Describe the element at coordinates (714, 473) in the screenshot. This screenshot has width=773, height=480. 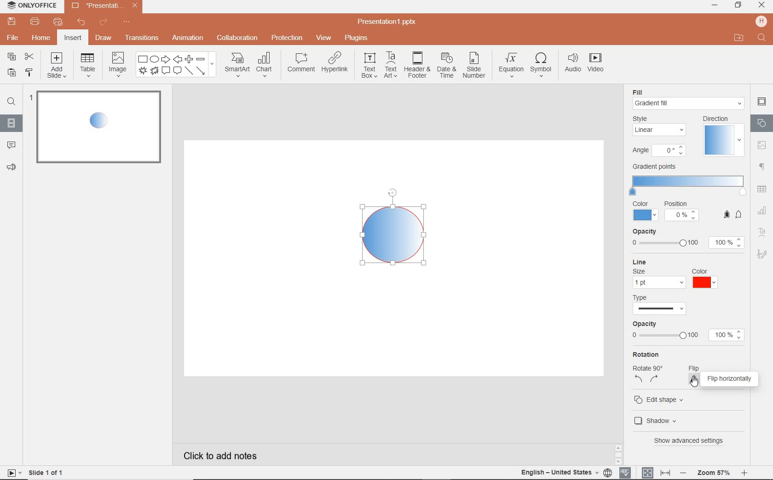
I see `zoom` at that location.